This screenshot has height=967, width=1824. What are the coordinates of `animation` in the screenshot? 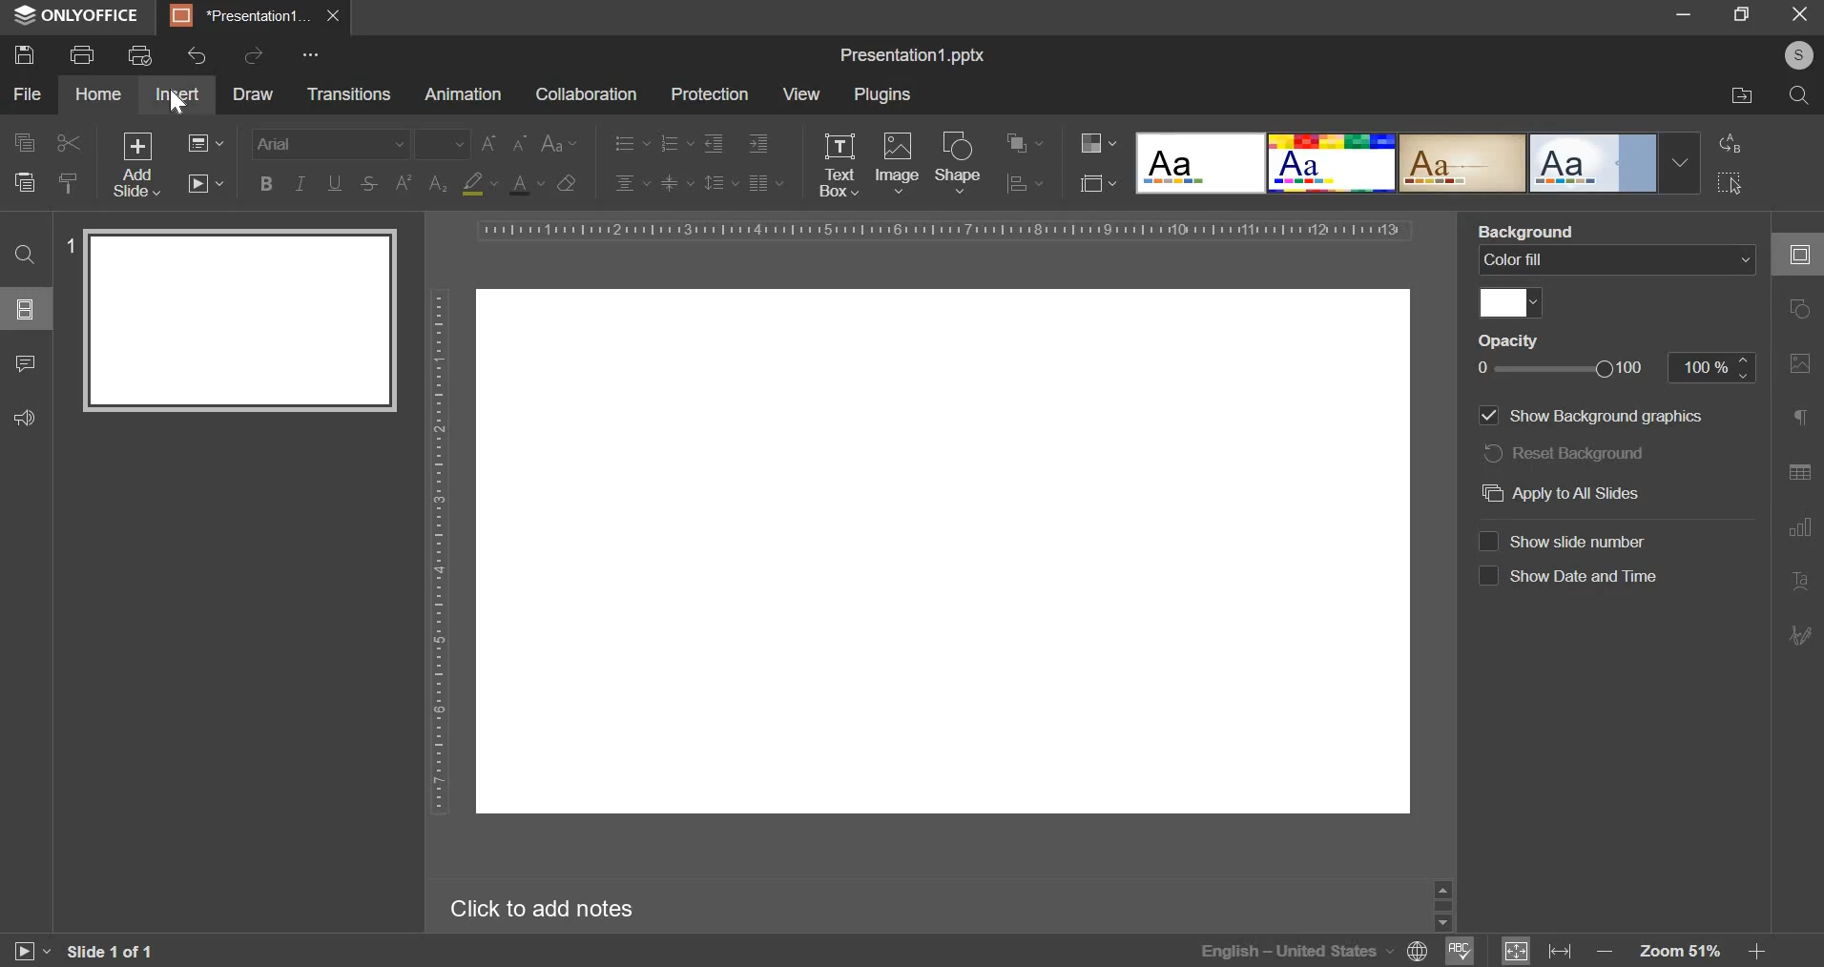 It's located at (462, 95).